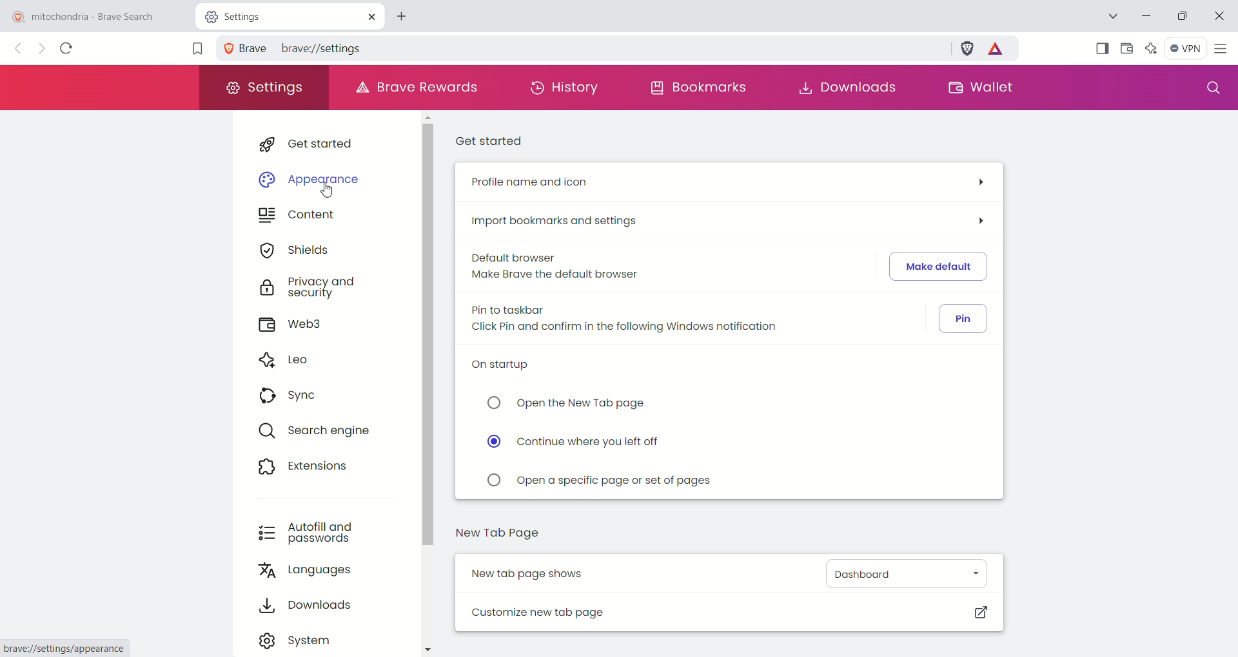  Describe the element at coordinates (1184, 17) in the screenshot. I see `maximize` at that location.